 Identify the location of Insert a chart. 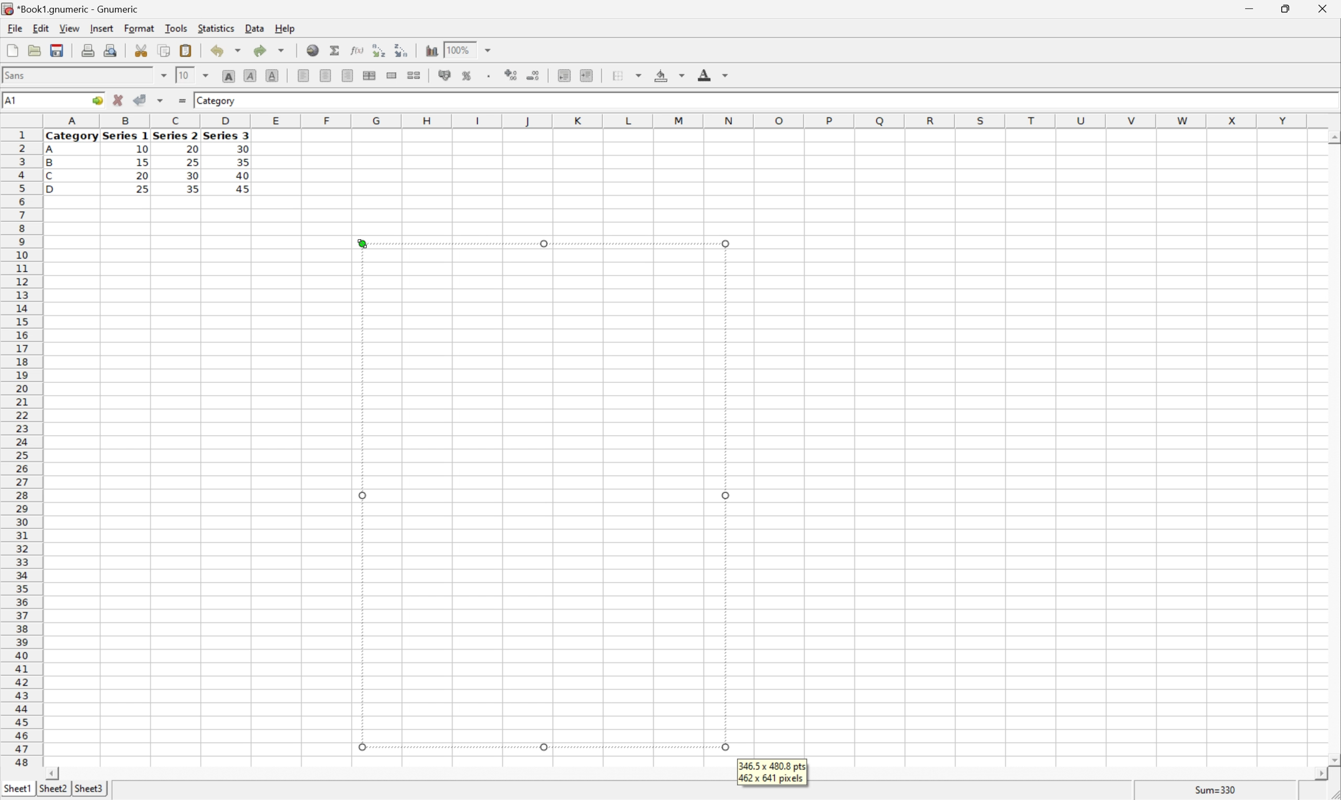
(430, 51).